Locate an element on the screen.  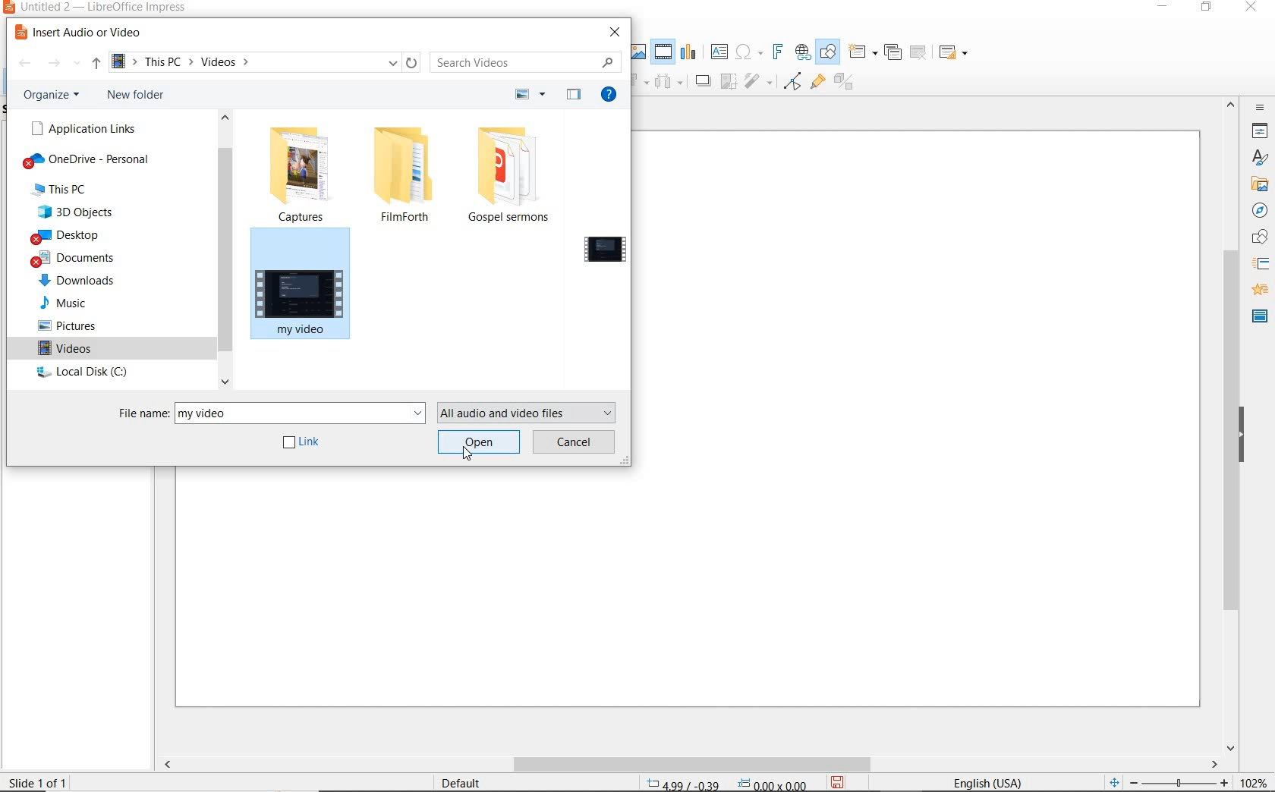
filmforth folder is located at coordinates (402, 174).